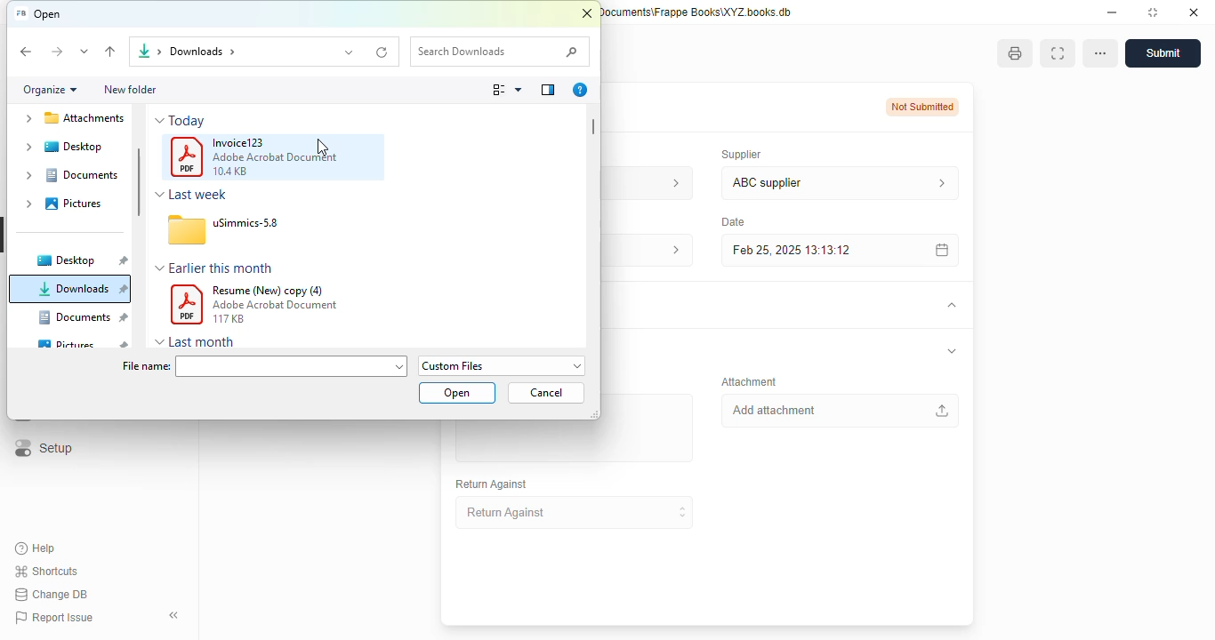 Image resolution: width=1215 pixels, height=640 pixels. Describe the element at coordinates (72, 204) in the screenshot. I see `pictures` at that location.